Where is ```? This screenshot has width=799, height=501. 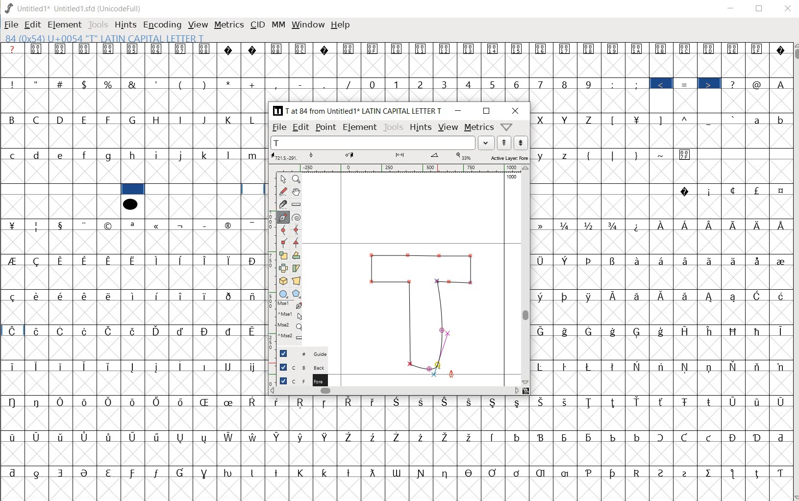
` is located at coordinates (733, 119).